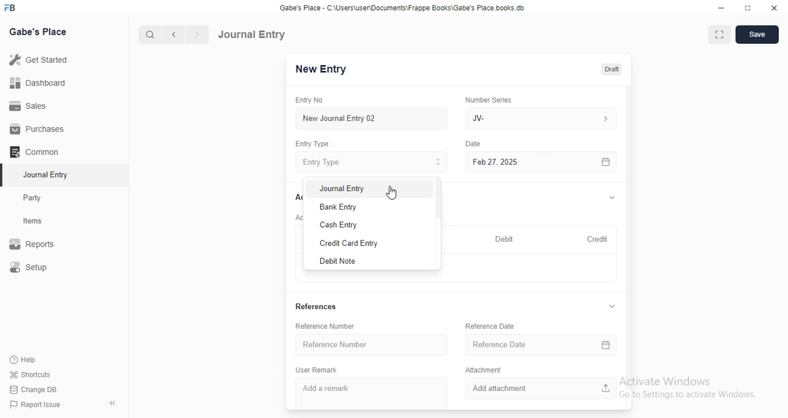  What do you see at coordinates (612, 307) in the screenshot?
I see `Hide` at bounding box center [612, 307].